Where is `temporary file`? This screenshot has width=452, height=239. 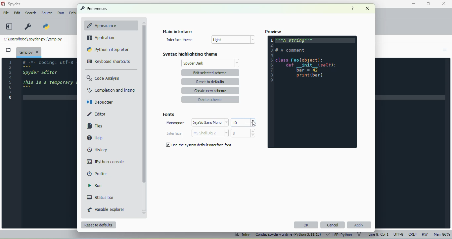
temporary file is located at coordinates (29, 52).